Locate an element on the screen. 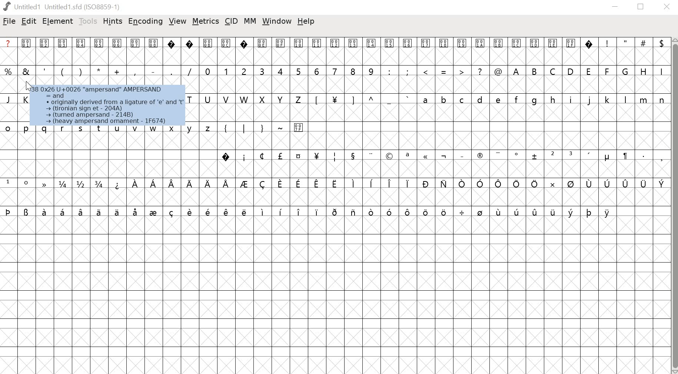 This screenshot has height=374, width=678. symbol is located at coordinates (426, 157).